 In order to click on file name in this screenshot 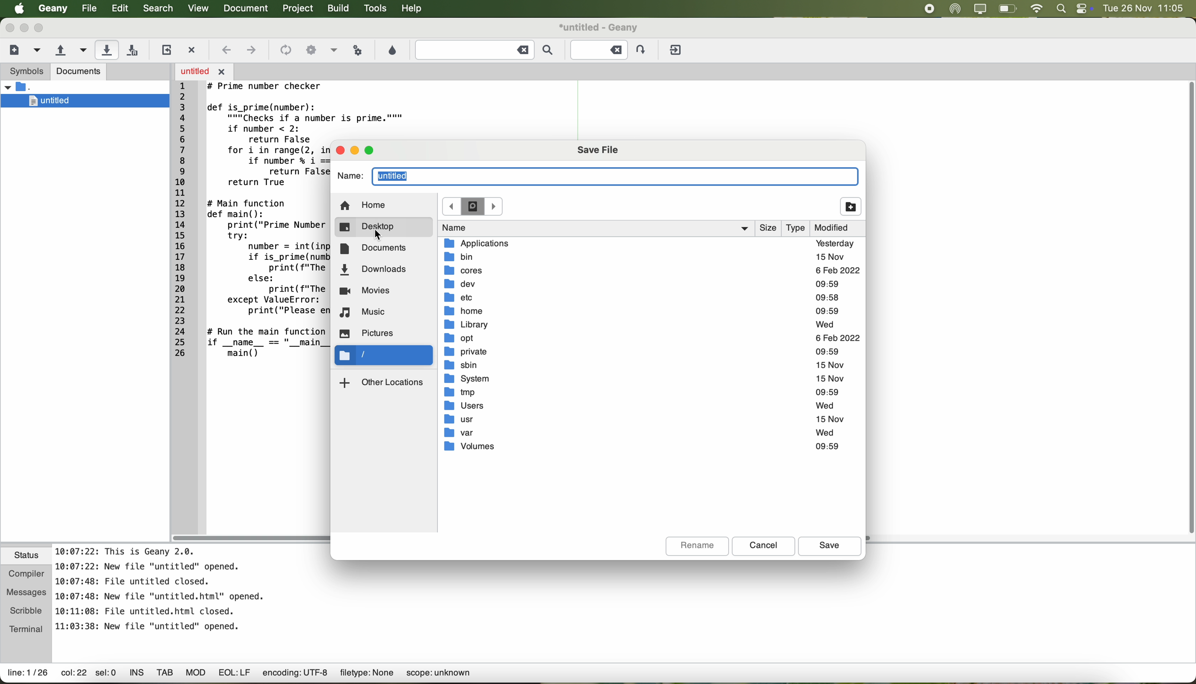, I will do `click(598, 27)`.